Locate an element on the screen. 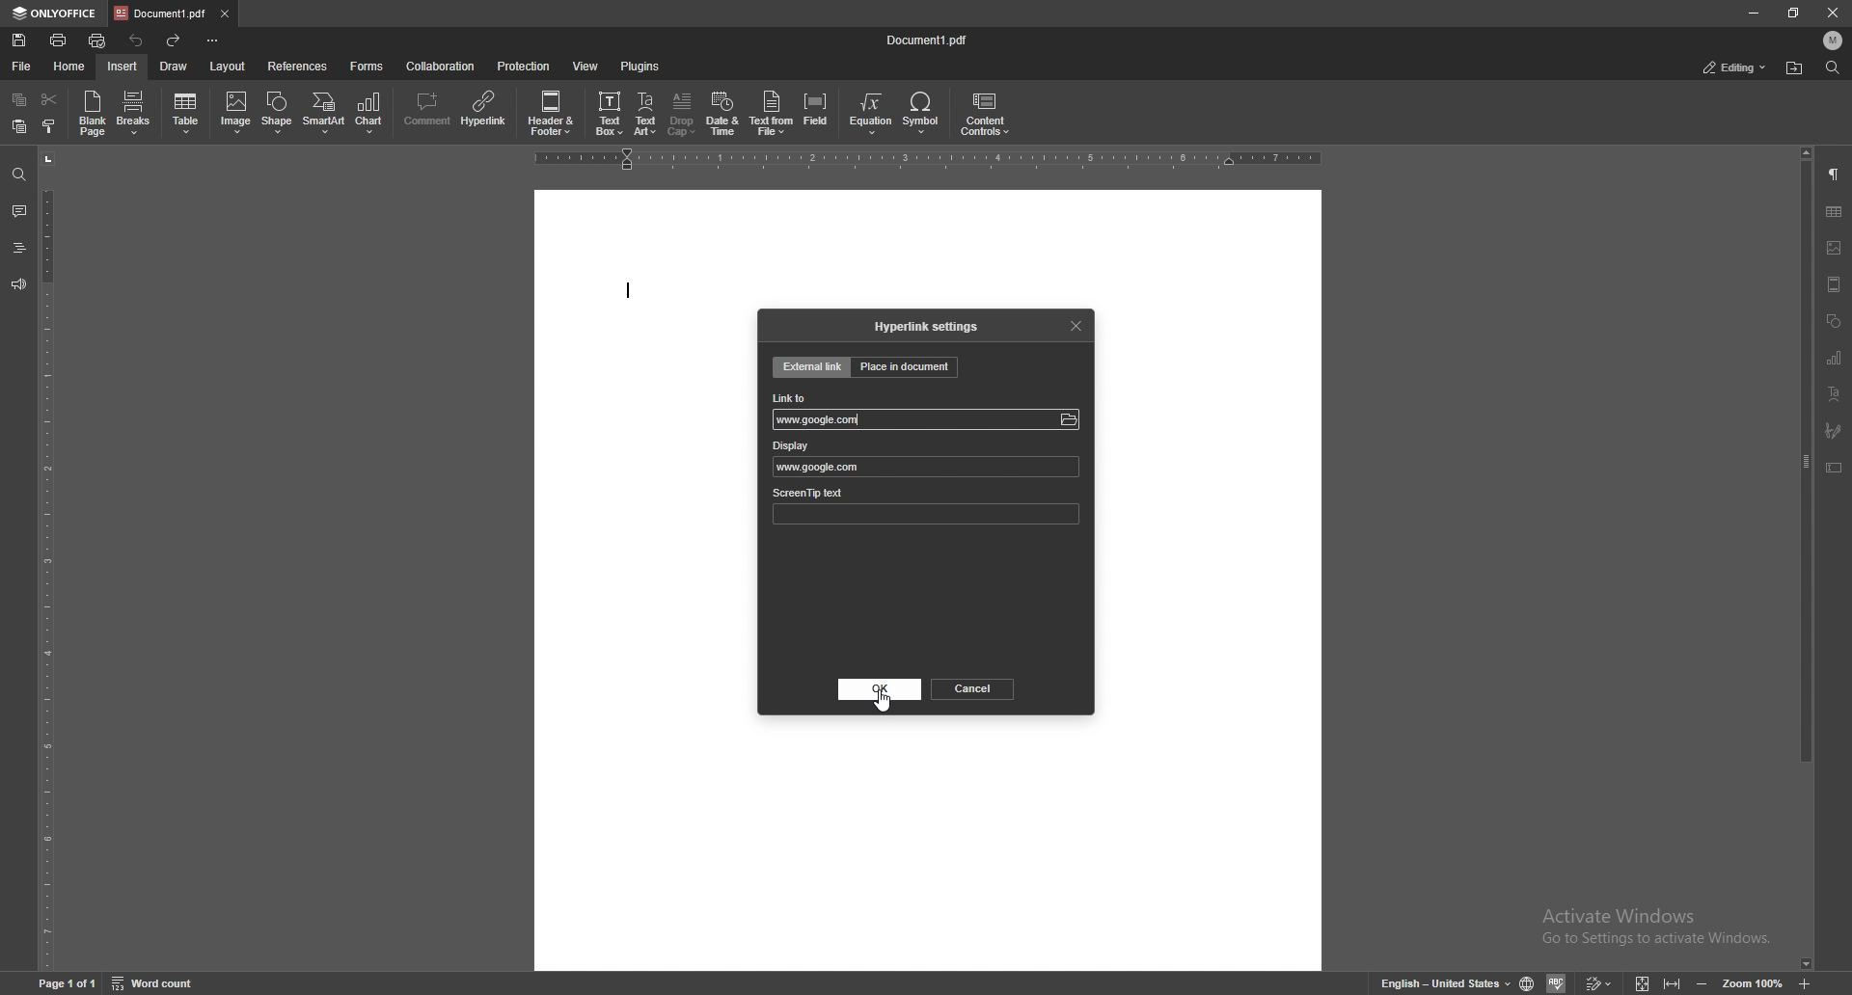  scroll bar is located at coordinates (1806, 559).